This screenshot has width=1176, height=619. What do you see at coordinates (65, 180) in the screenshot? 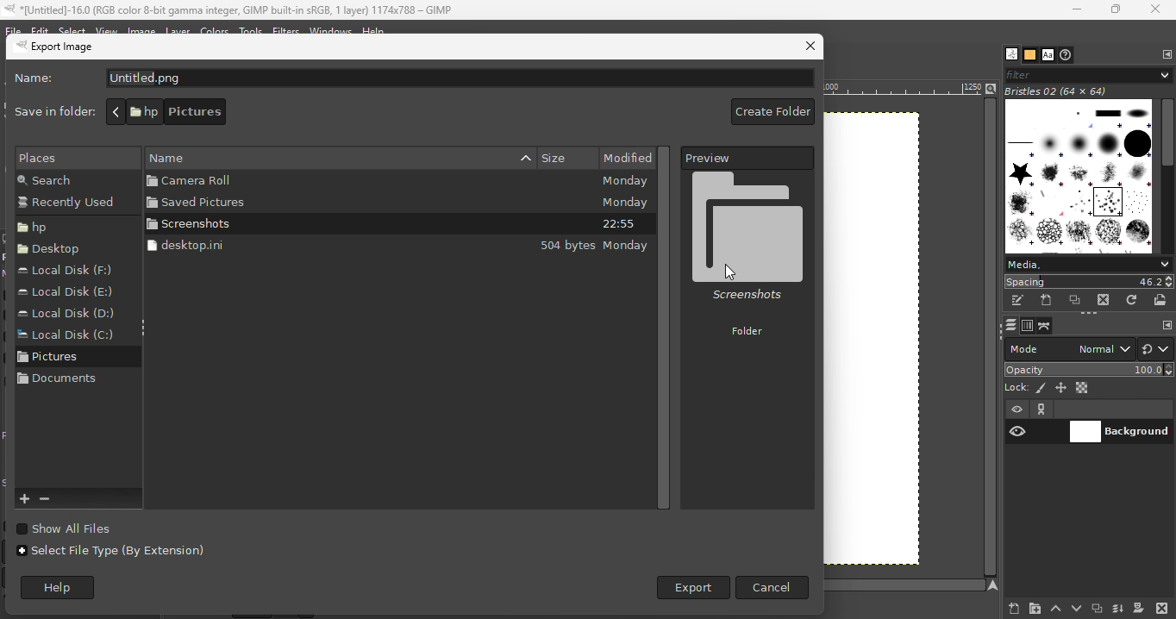
I see `search` at bounding box center [65, 180].